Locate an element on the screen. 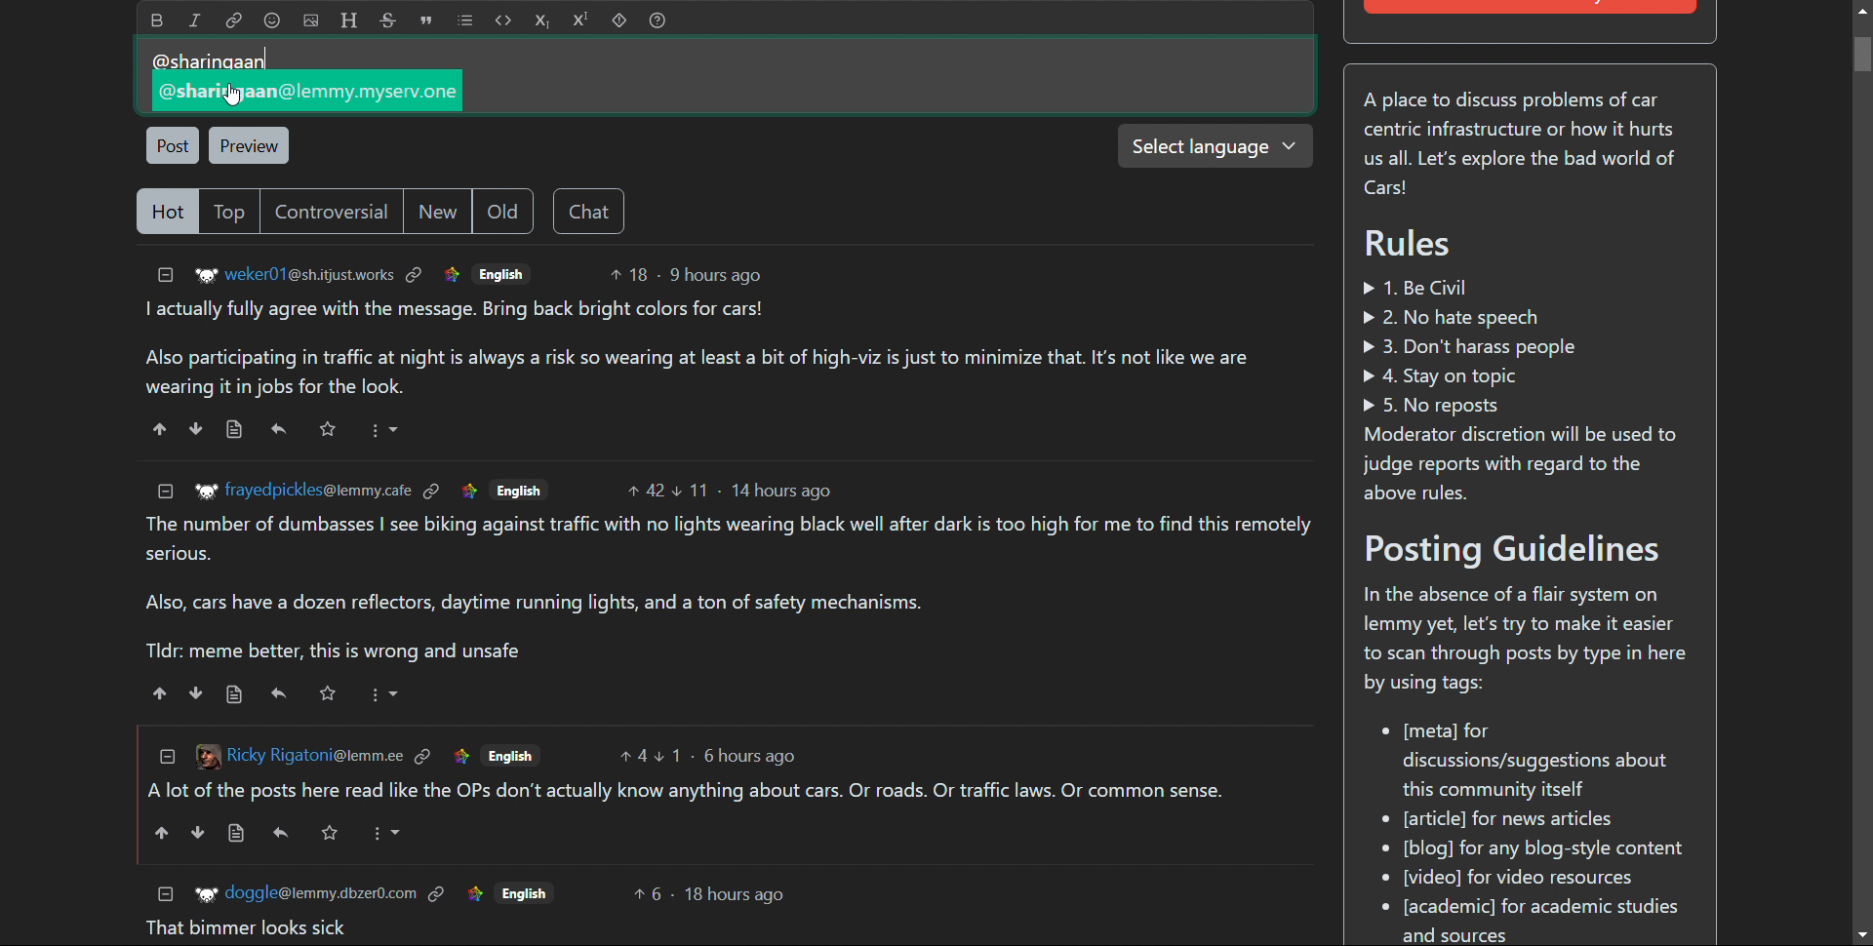 This screenshot has height=946, width=1873. top is located at coordinates (228, 212).